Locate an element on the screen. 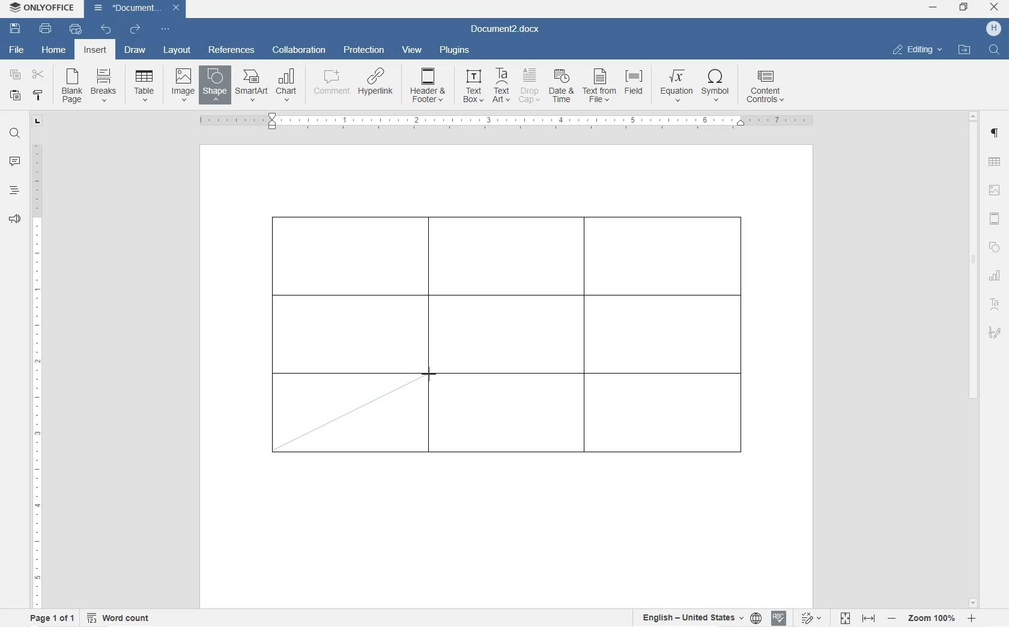  ONLYOFFICE is located at coordinates (44, 8).